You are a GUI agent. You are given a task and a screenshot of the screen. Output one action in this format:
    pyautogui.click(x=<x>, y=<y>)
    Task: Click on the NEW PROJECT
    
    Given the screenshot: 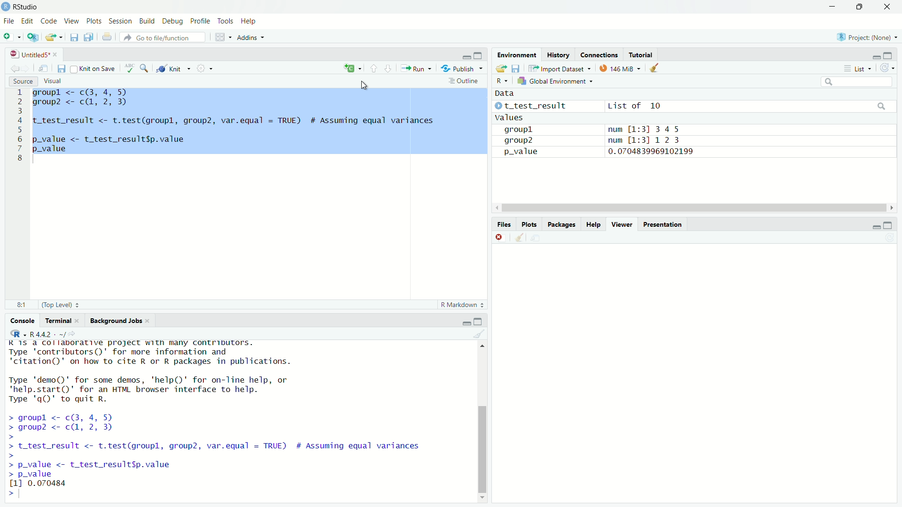 What is the action you would take?
    pyautogui.click(x=33, y=36)
    